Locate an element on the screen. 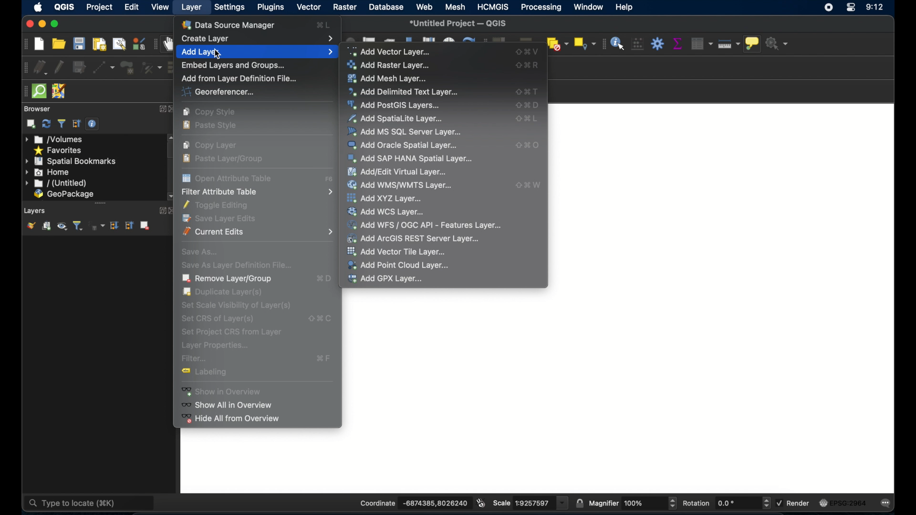 The width and height of the screenshot is (916, 515). render is located at coordinates (794, 504).